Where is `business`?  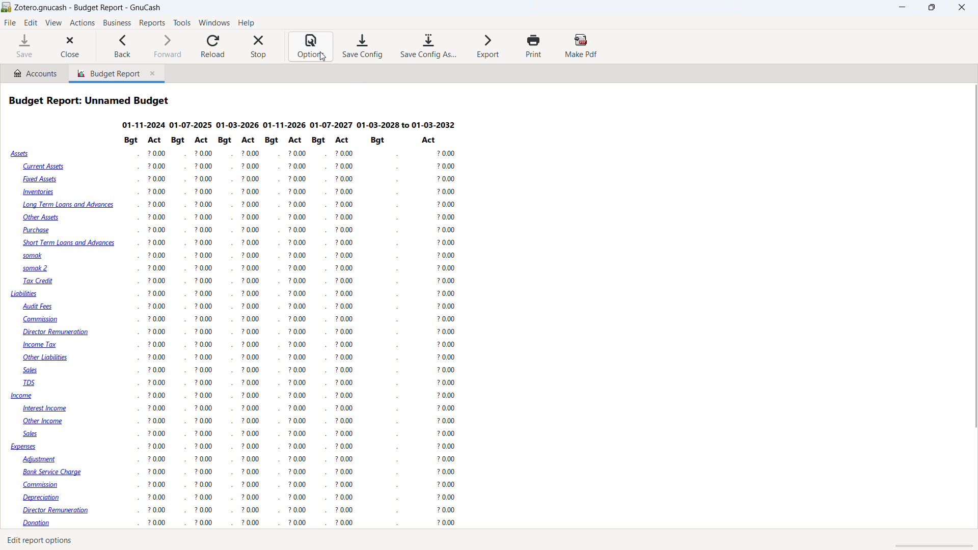
business is located at coordinates (117, 23).